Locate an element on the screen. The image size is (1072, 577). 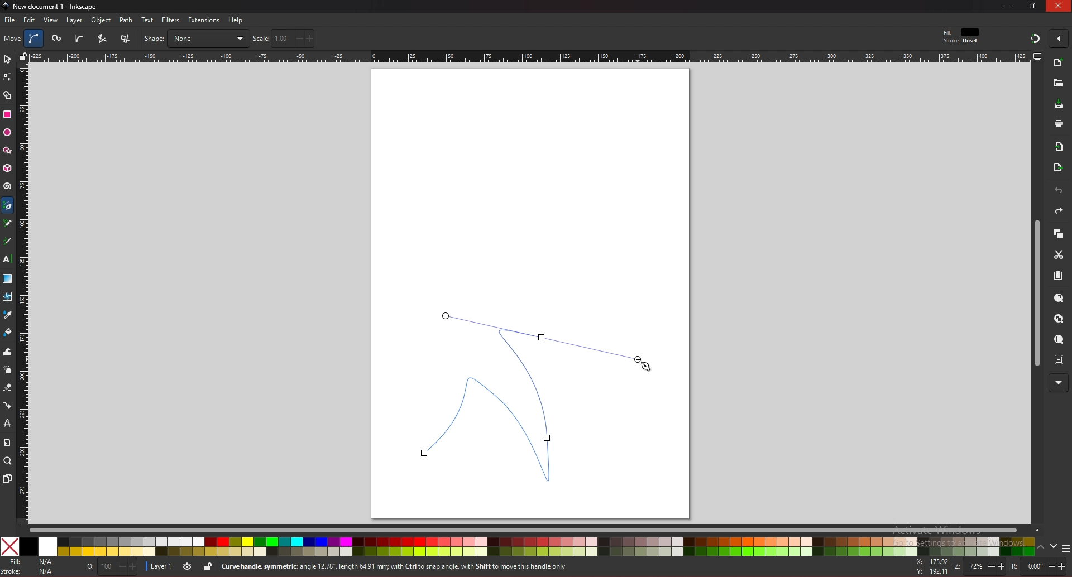
scale is located at coordinates (284, 38).